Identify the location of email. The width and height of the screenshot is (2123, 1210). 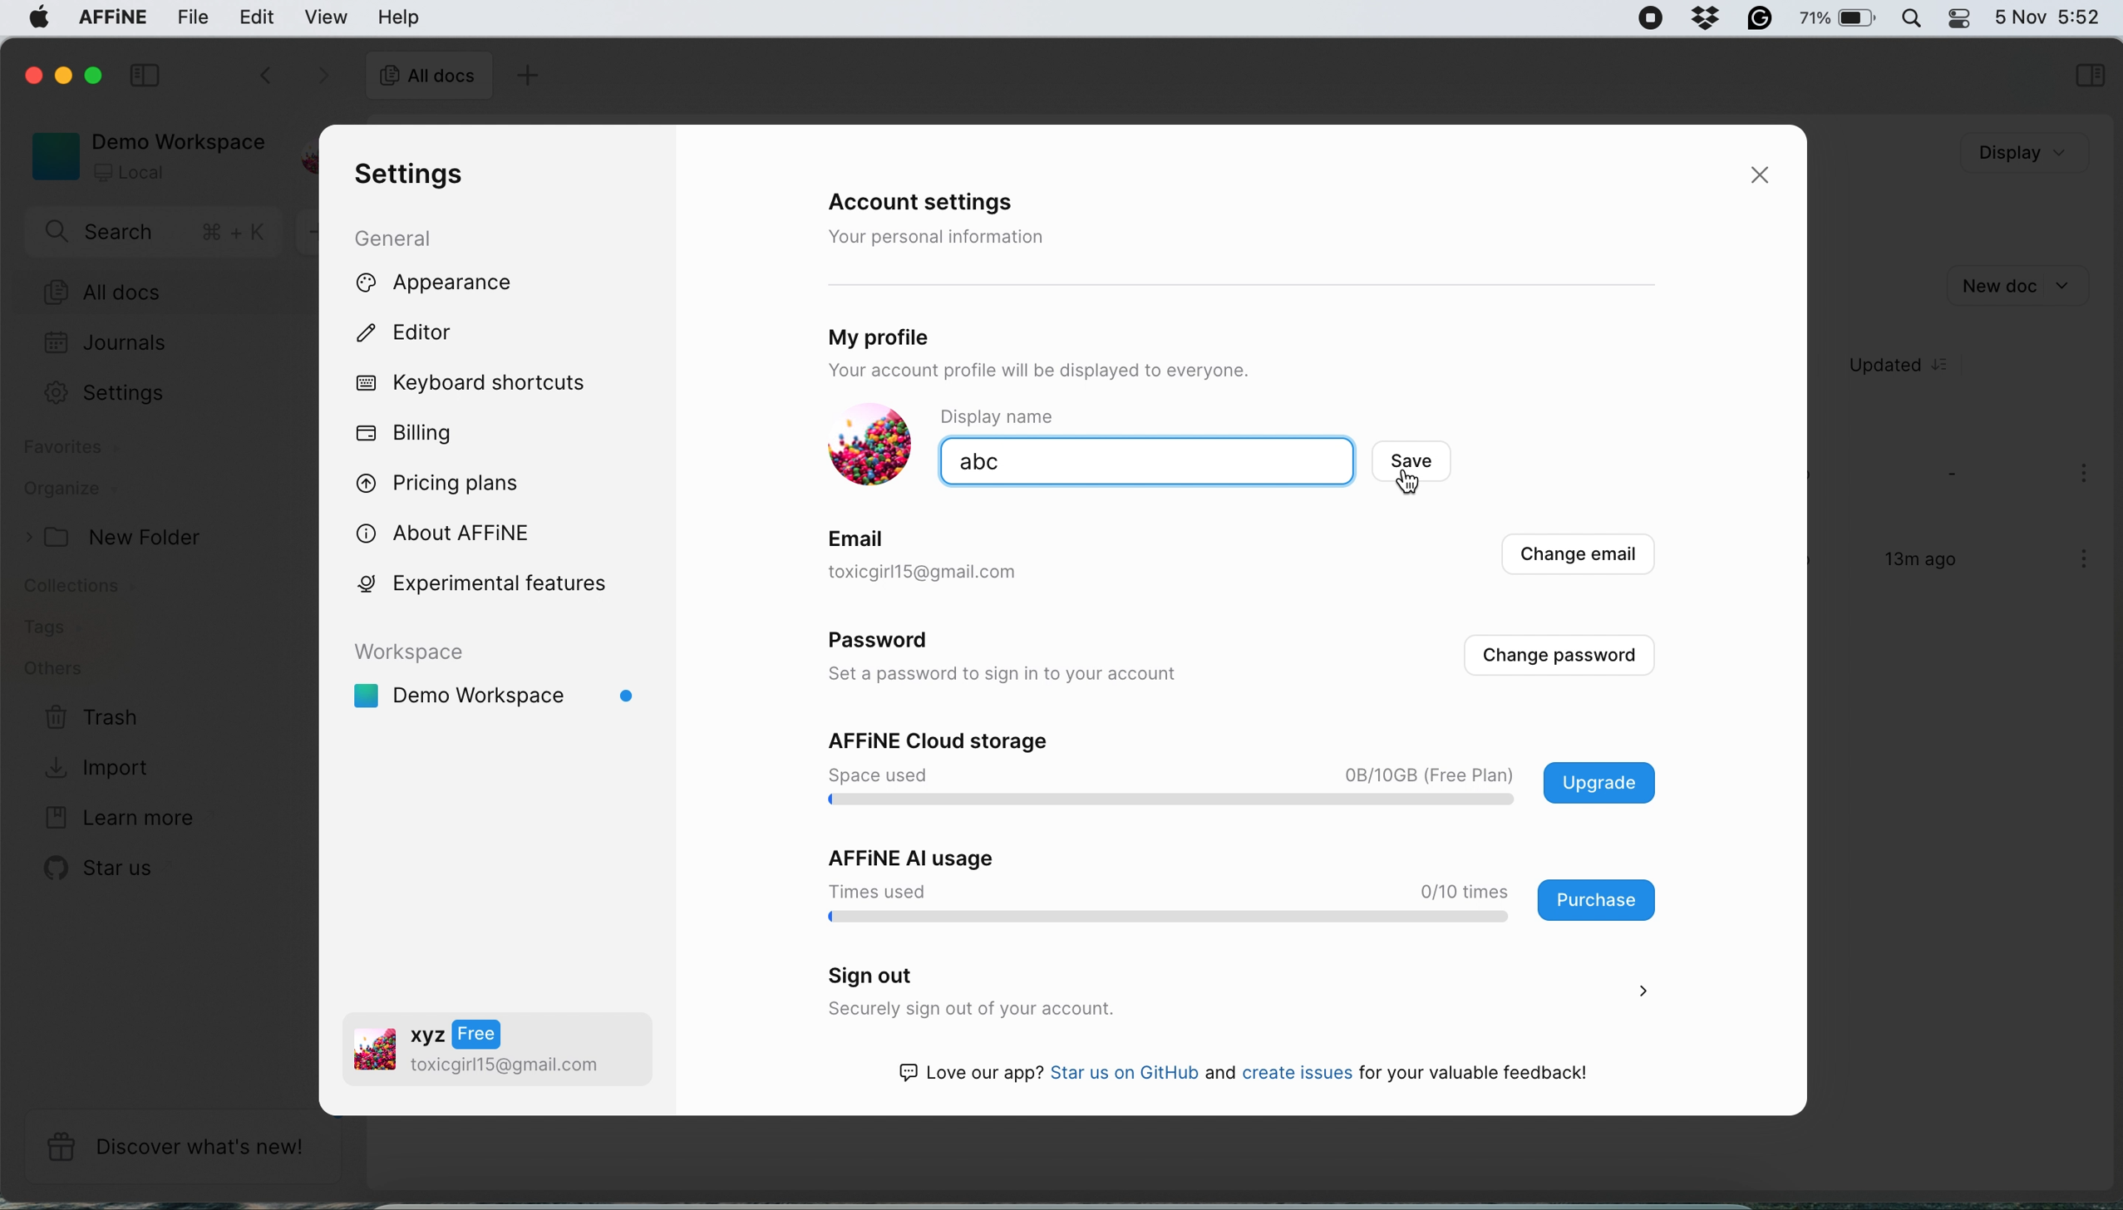
(860, 536).